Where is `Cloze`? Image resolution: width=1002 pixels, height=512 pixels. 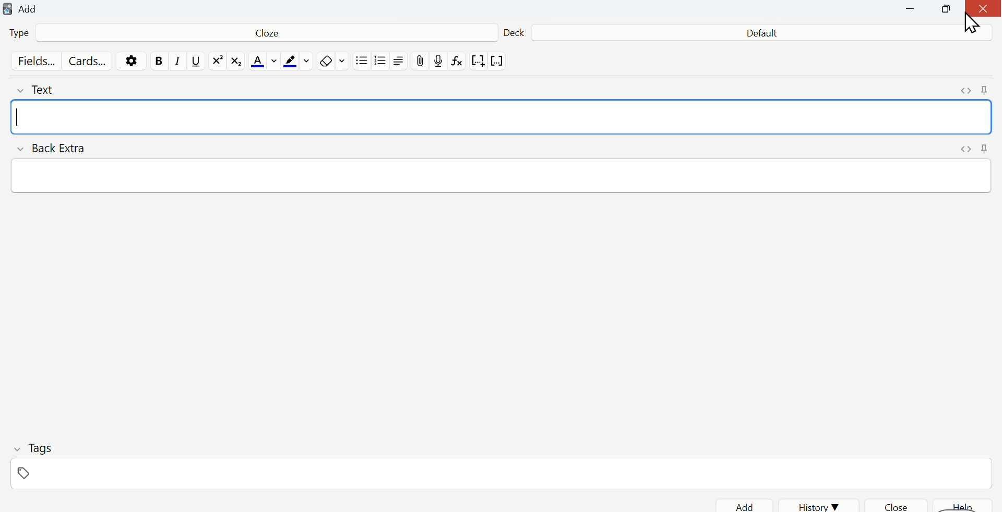 Cloze is located at coordinates (263, 35).